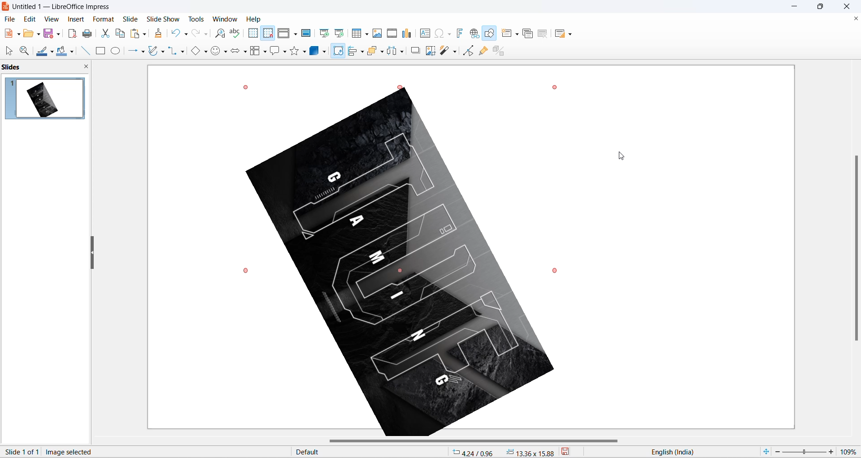  I want to click on master slide, so click(307, 33).